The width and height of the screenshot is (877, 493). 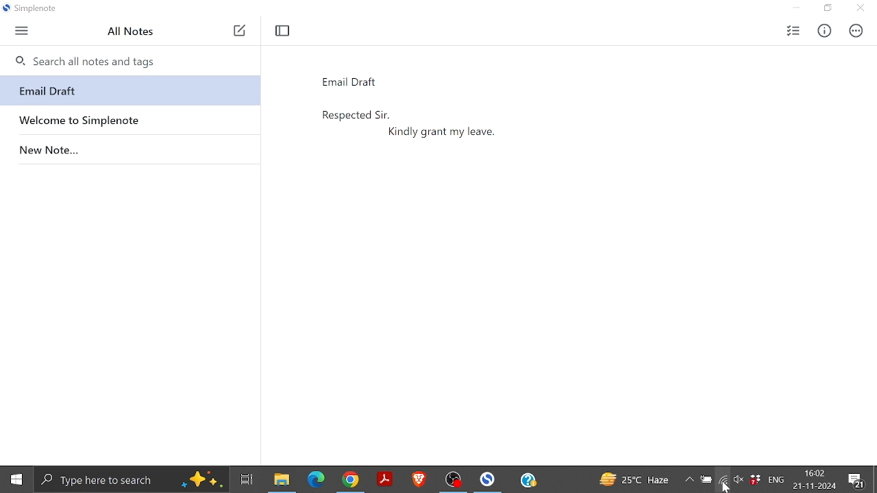 I want to click on All notes, so click(x=135, y=31).